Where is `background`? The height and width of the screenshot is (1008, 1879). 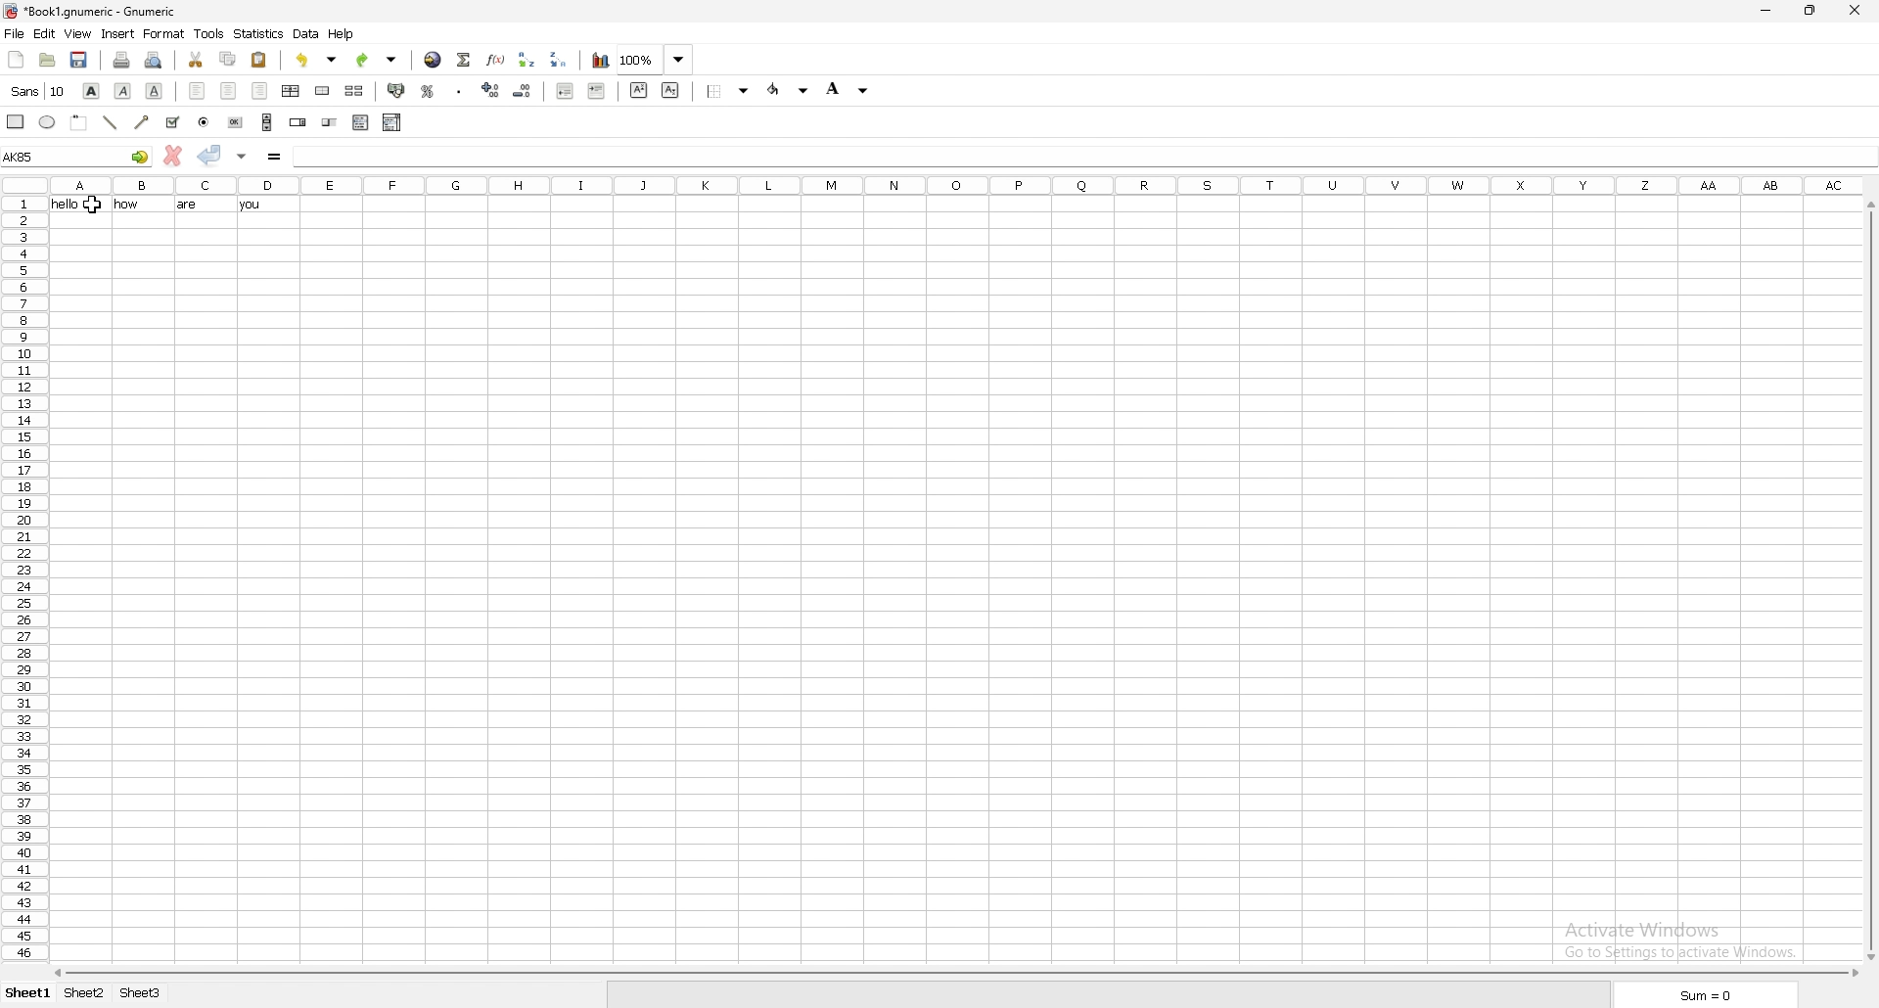 background is located at coordinates (850, 88).